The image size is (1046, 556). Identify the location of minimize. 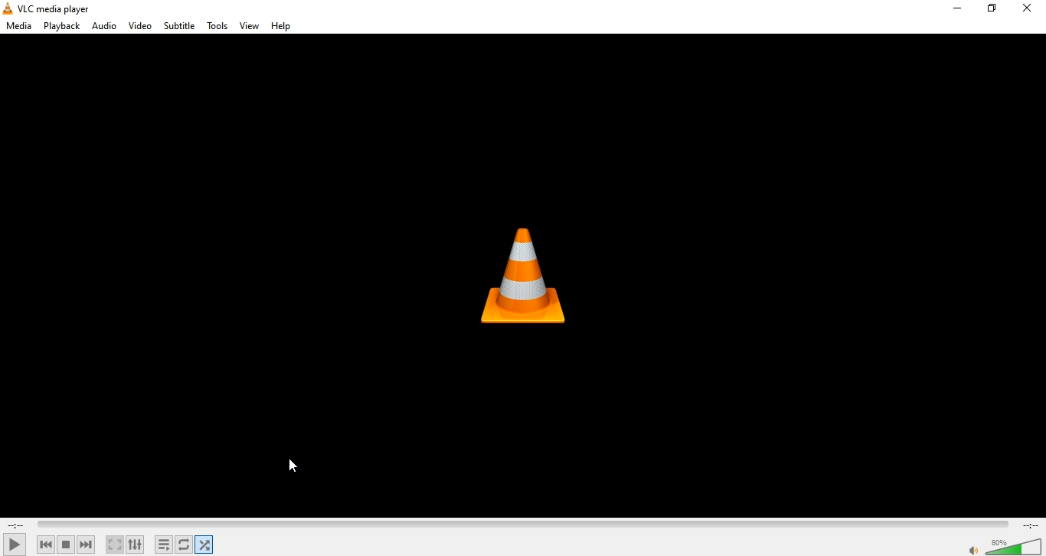
(958, 7).